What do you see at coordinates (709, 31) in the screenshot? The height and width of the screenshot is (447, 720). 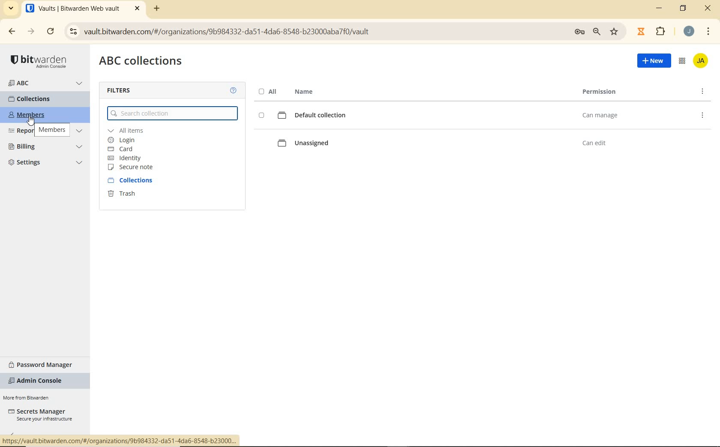 I see `CUSTOMIZE` at bounding box center [709, 31].